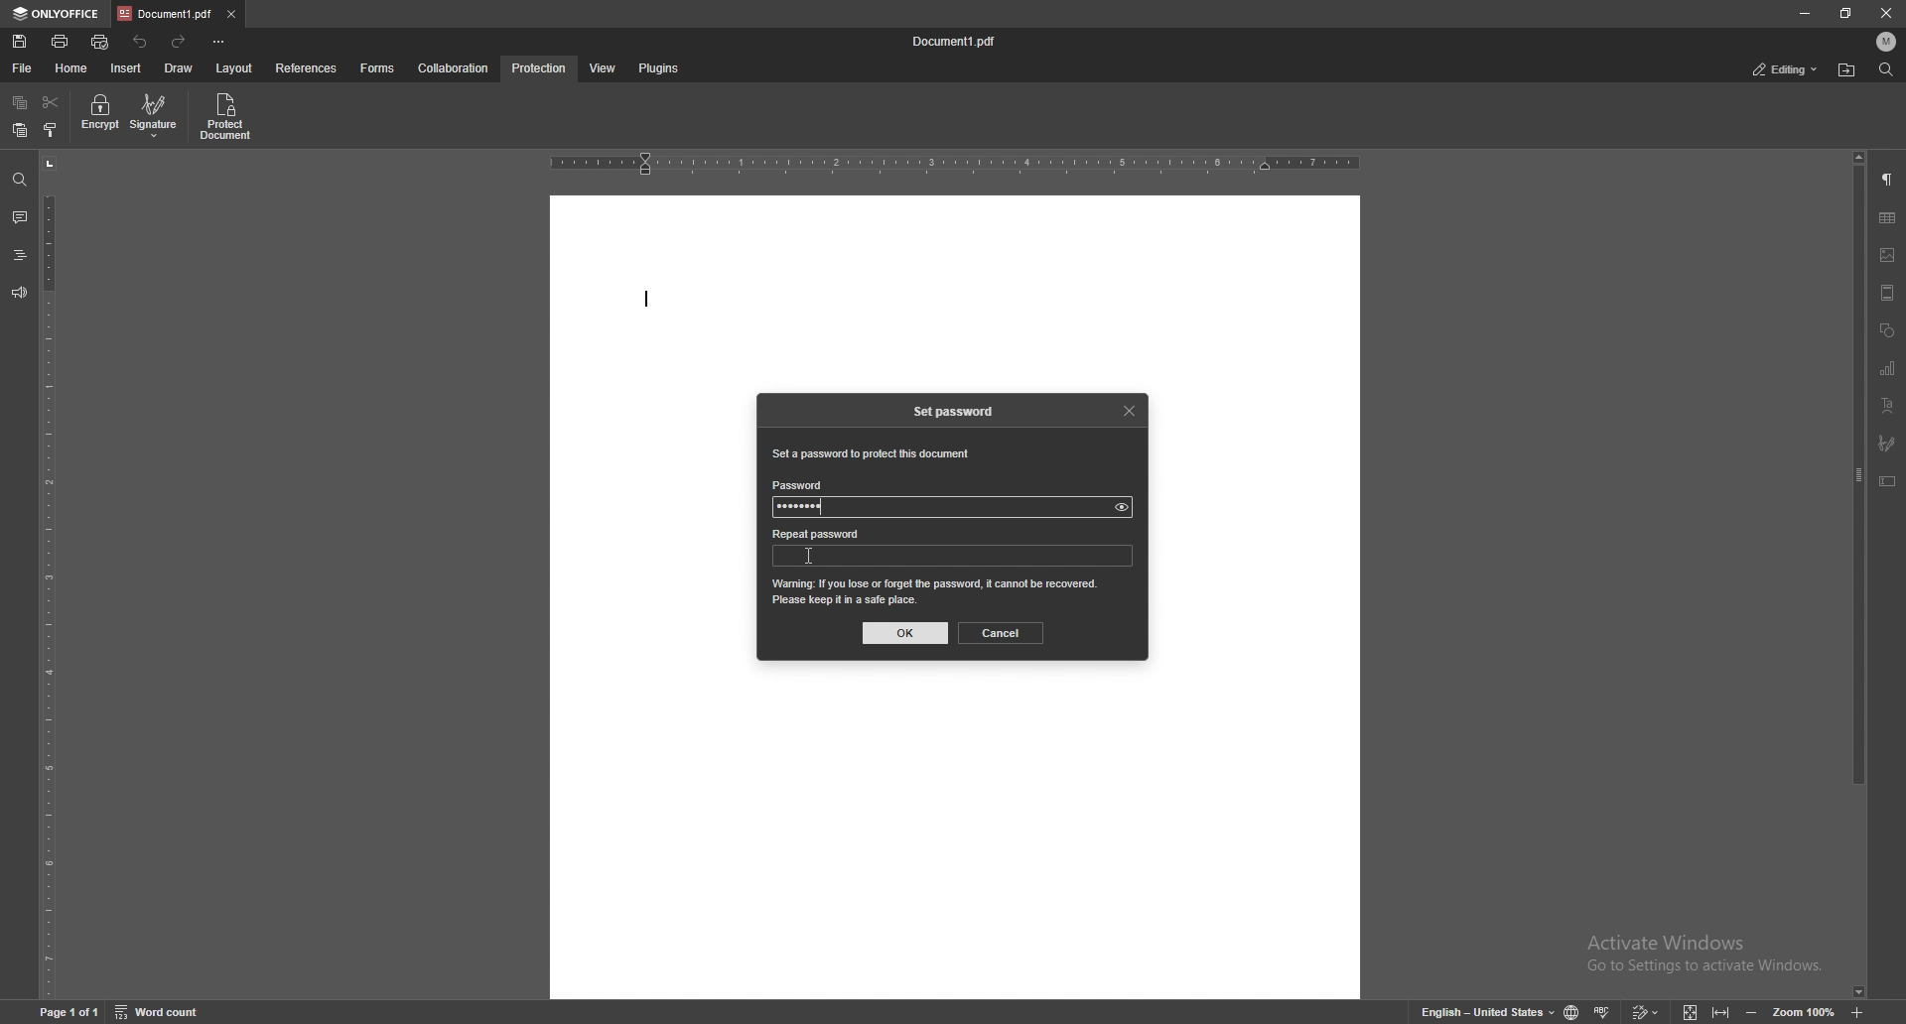  I want to click on change text language, so click(1489, 1010).